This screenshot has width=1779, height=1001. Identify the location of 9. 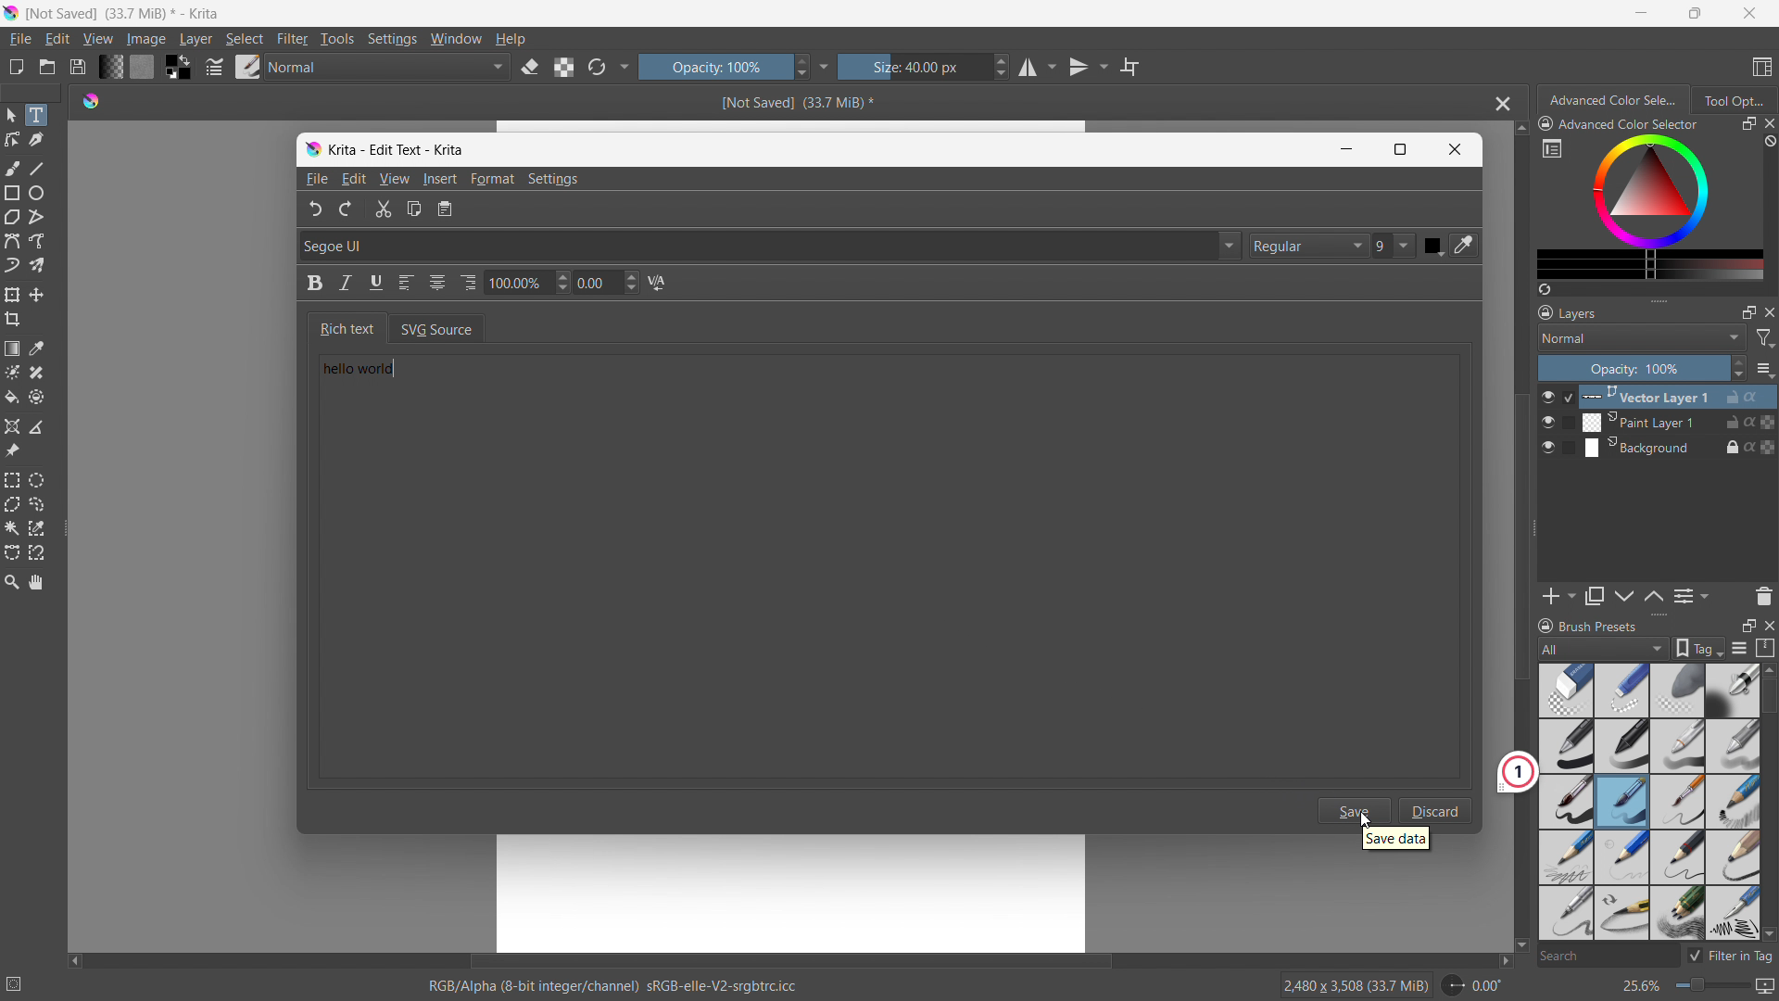
(1395, 247).